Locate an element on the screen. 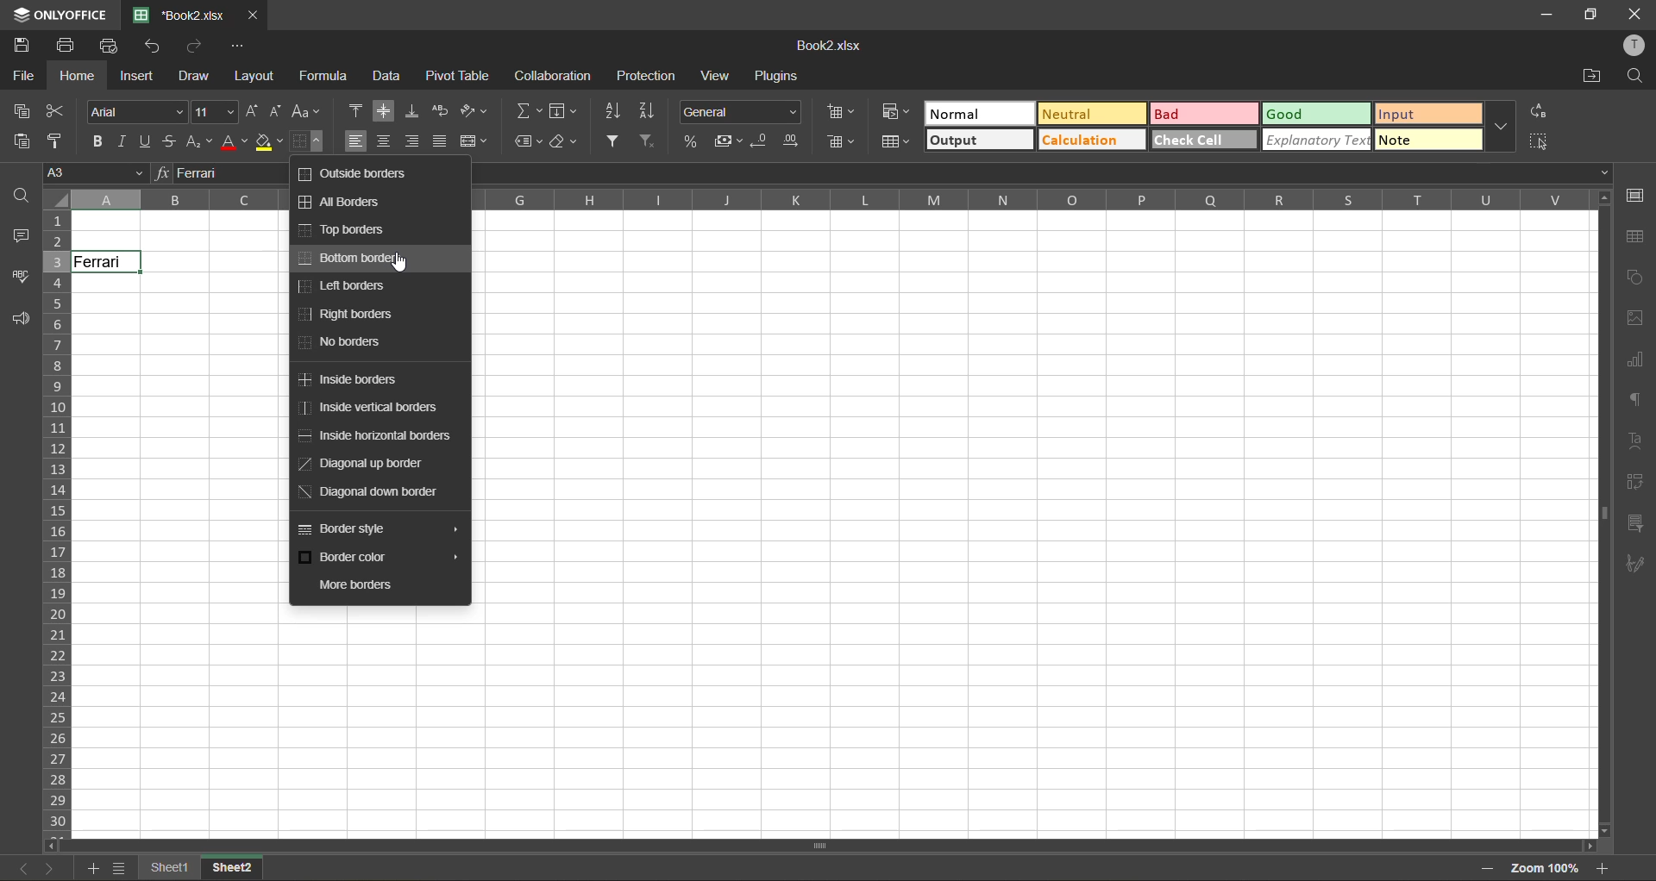 Image resolution: width=1656 pixels, height=881 pixels. copy is located at coordinates (22, 111).